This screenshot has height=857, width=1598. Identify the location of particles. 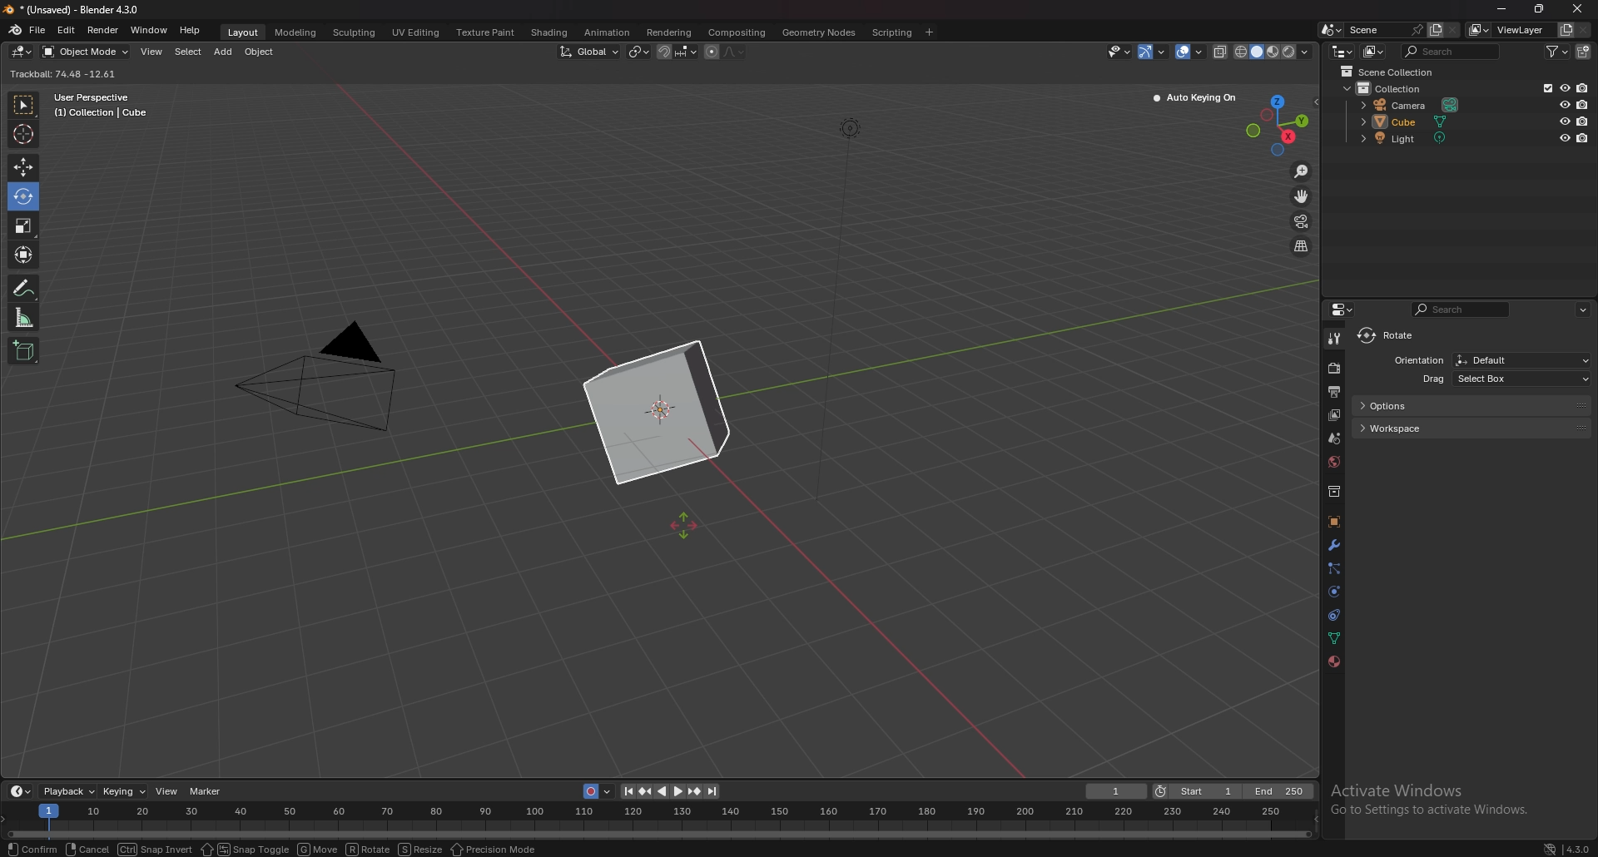
(1334, 569).